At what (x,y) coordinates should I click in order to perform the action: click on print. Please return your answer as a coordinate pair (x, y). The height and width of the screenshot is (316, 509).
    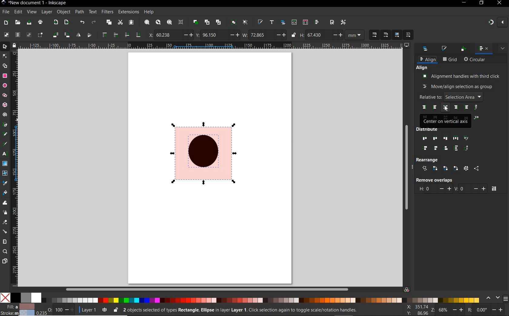
    Looking at the image, I should click on (41, 22).